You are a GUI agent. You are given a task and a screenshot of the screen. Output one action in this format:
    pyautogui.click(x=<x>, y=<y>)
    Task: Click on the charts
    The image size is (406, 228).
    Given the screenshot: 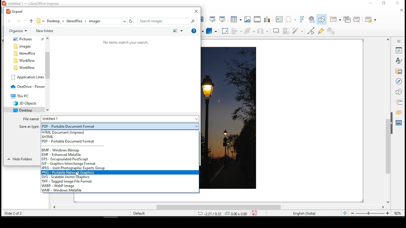 What is the action you would take?
    pyautogui.click(x=269, y=19)
    